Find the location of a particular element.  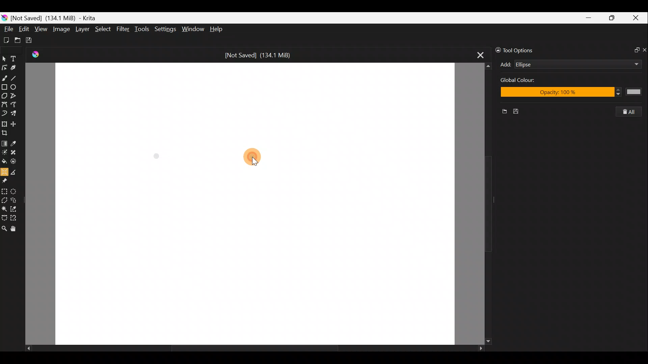

Scroll bar is located at coordinates (249, 348).